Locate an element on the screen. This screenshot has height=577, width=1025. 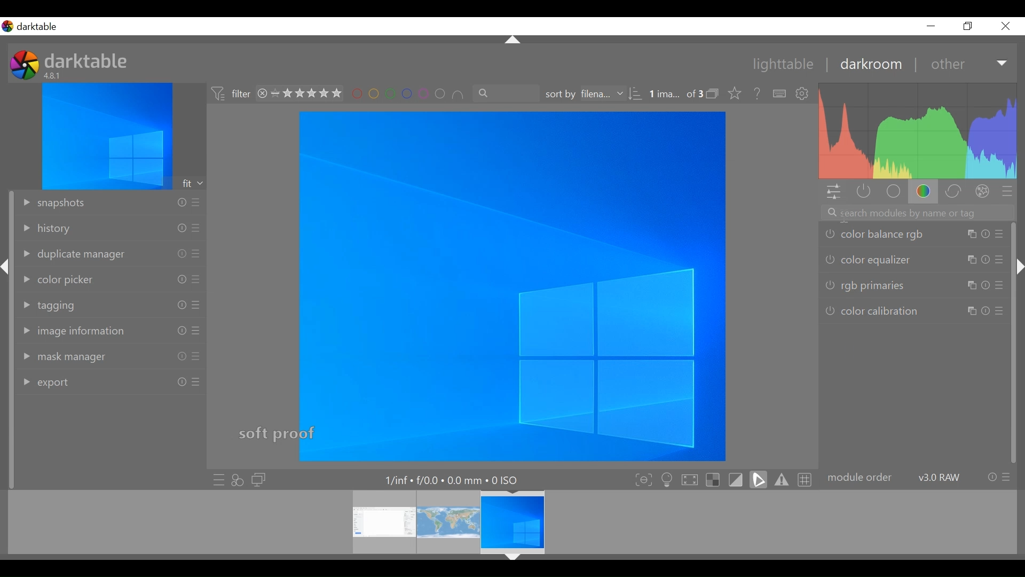
presets is located at coordinates (999, 310).